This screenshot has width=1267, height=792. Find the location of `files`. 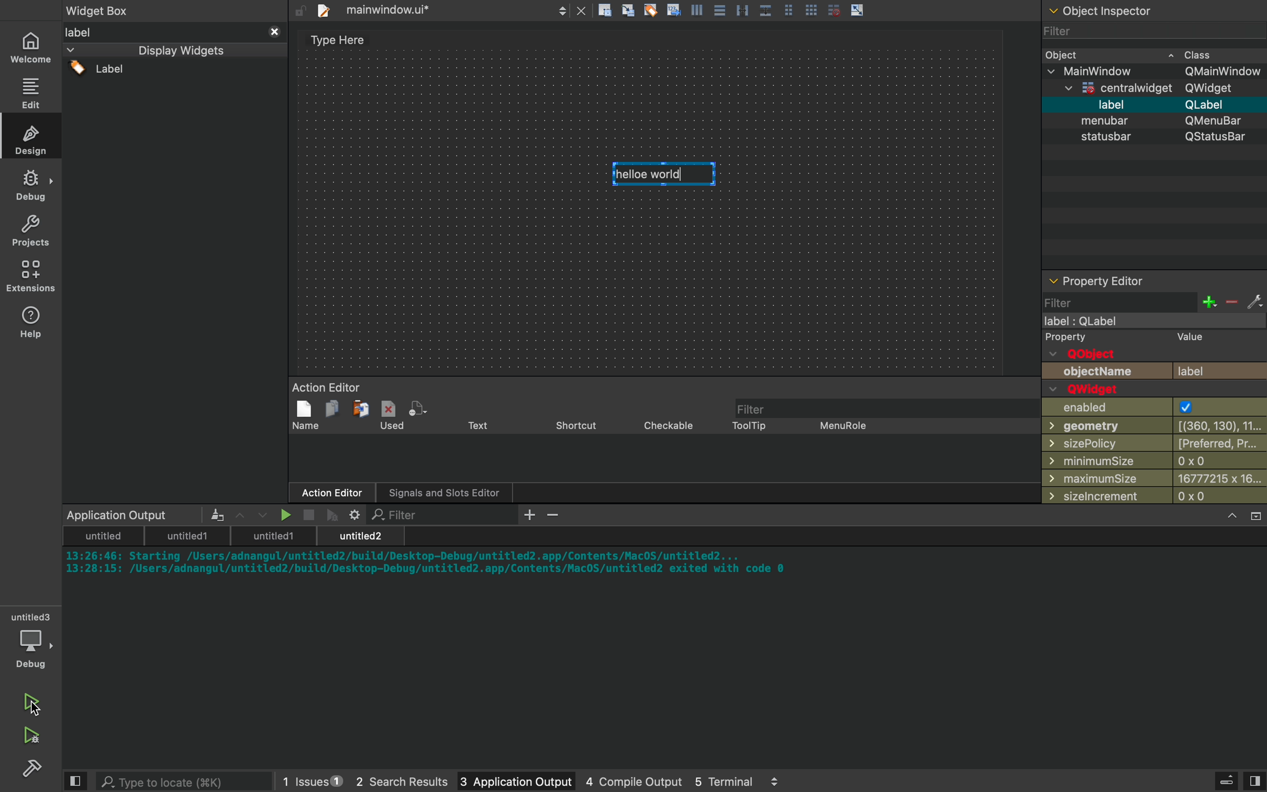

files is located at coordinates (438, 10).